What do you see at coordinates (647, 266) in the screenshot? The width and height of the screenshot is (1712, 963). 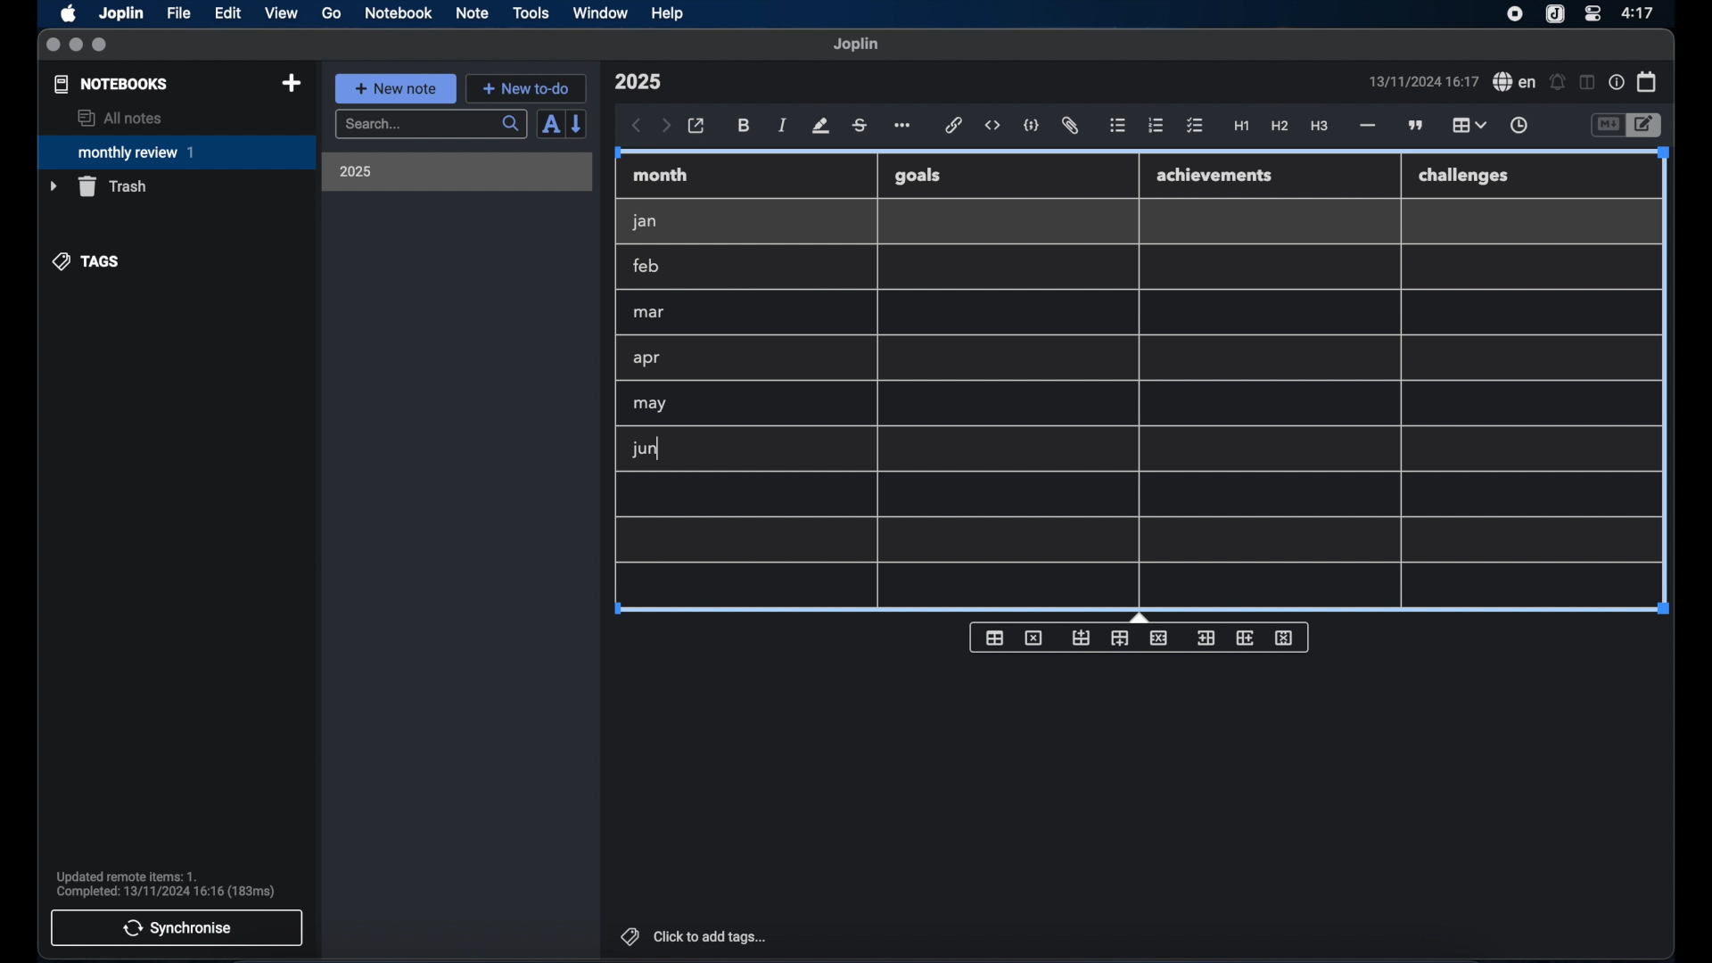 I see `feb` at bounding box center [647, 266].